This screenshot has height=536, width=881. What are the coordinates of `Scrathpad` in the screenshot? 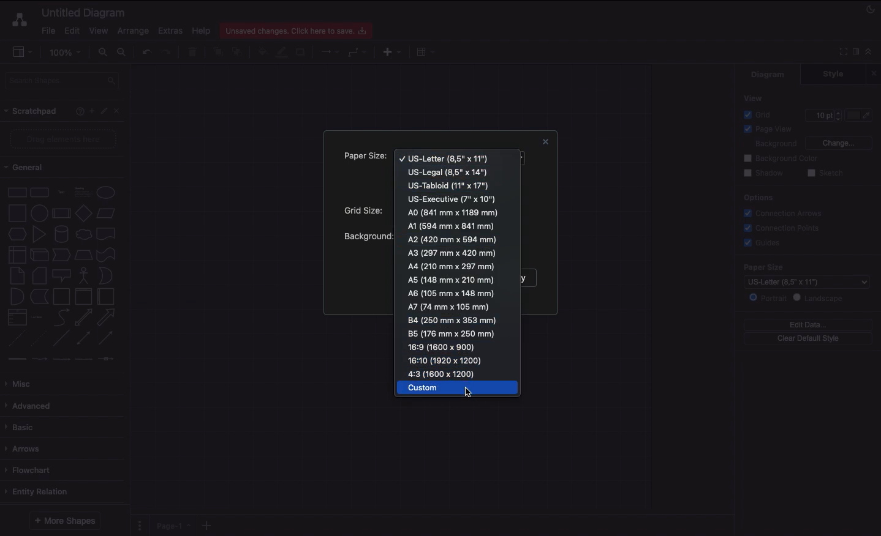 It's located at (31, 111).